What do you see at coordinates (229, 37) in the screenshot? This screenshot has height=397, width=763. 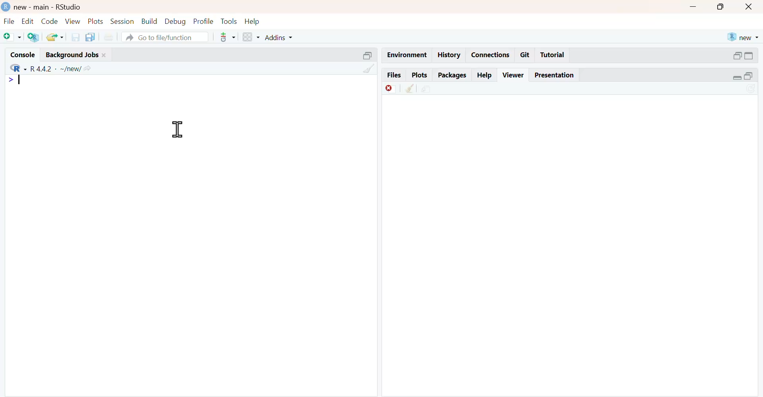 I see `tools` at bounding box center [229, 37].